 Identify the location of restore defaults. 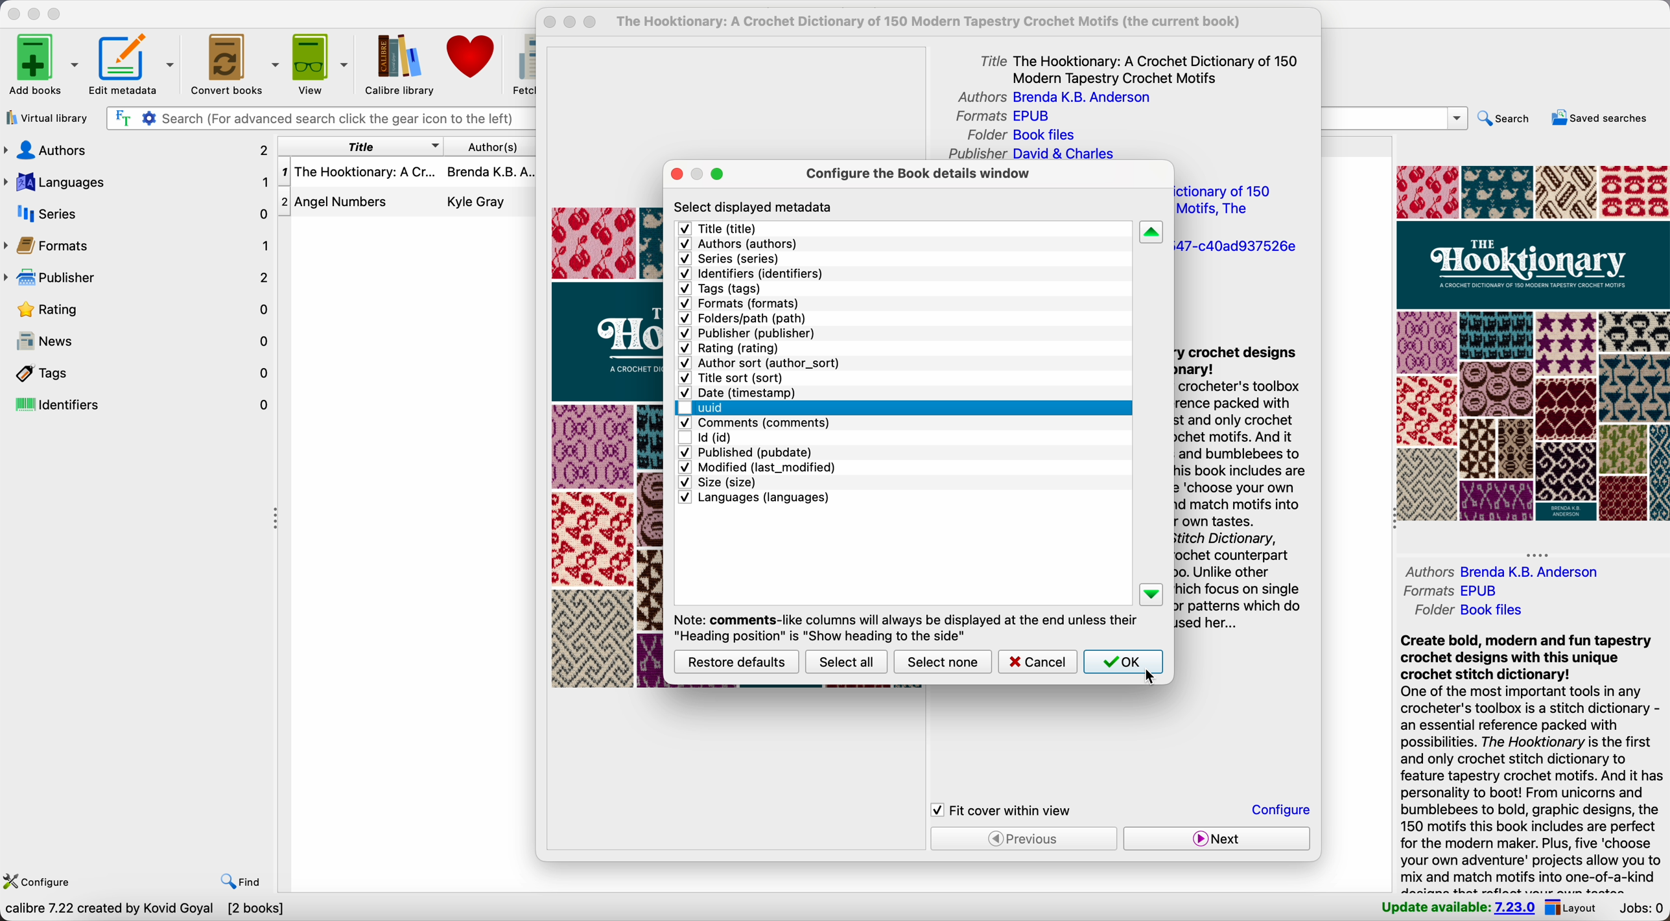
(738, 661).